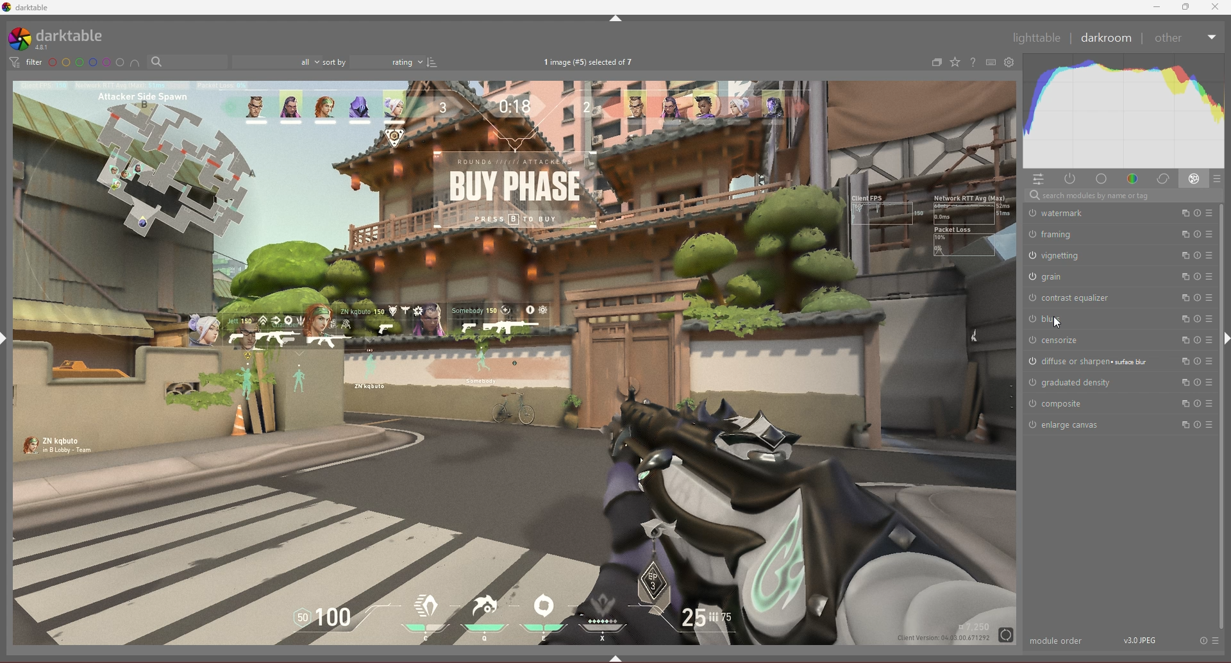 The height and width of the screenshot is (663, 1231). I want to click on search, so click(1123, 196).